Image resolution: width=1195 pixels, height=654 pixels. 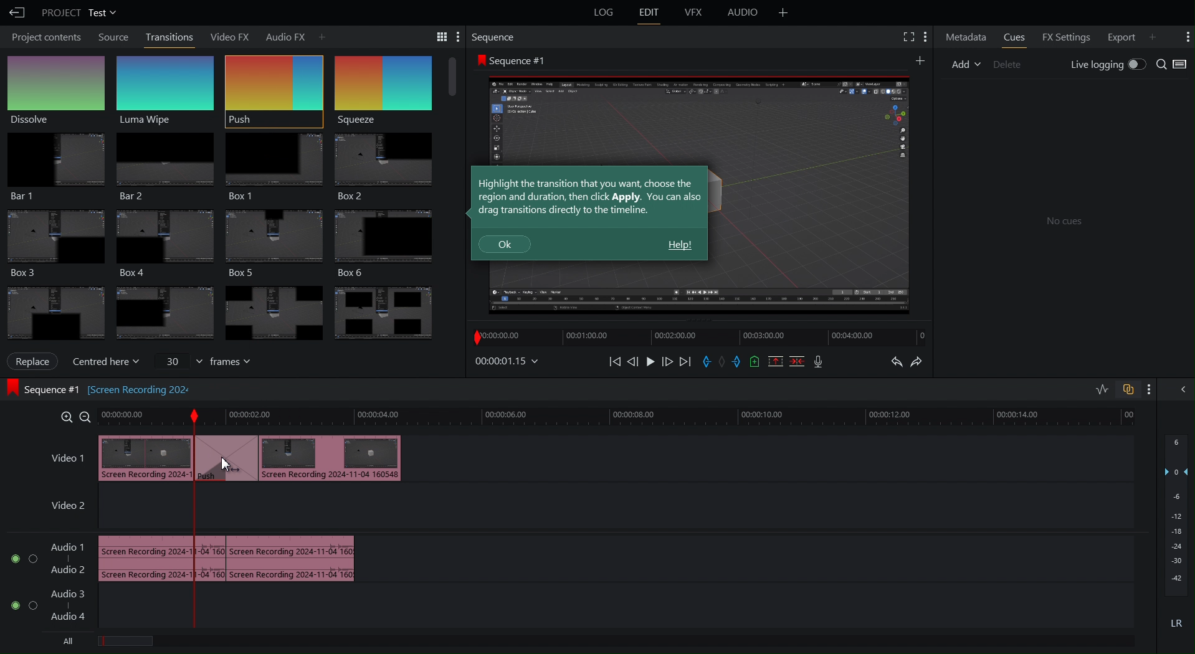 What do you see at coordinates (72, 643) in the screenshot?
I see `All` at bounding box center [72, 643].